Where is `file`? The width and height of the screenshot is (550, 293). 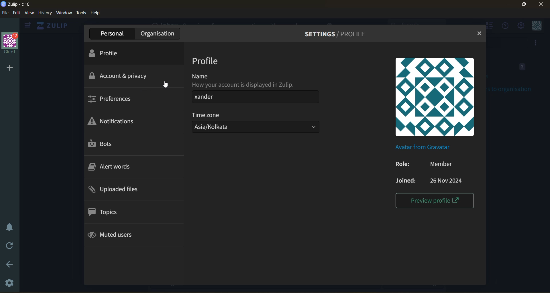
file is located at coordinates (5, 14).